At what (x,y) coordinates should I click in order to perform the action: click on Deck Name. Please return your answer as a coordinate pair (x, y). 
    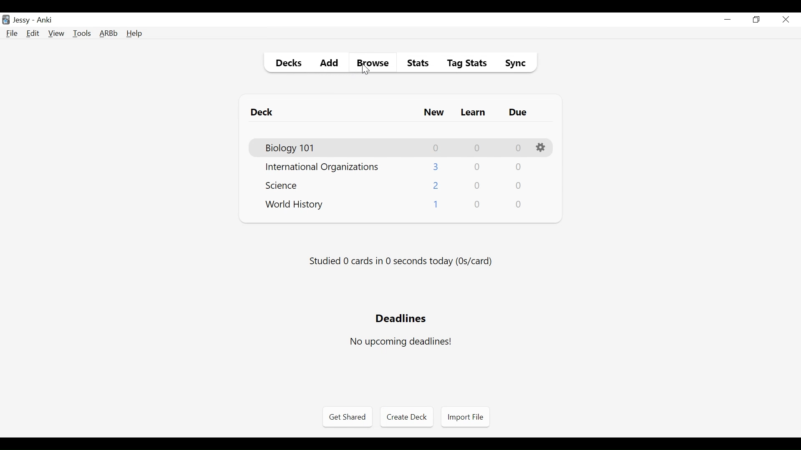
    Looking at the image, I should click on (322, 167).